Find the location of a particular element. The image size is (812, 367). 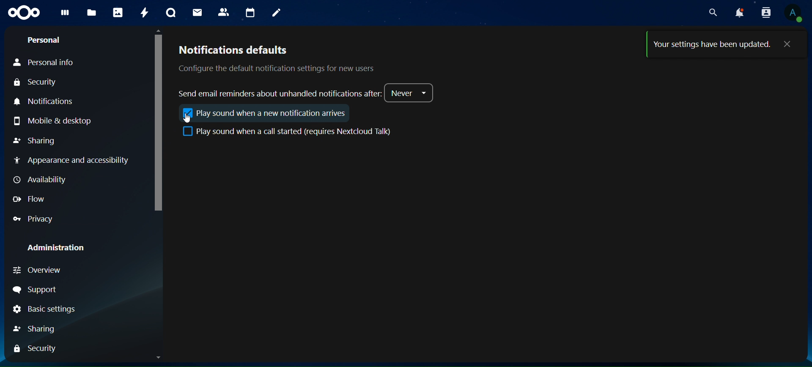

dashboard is located at coordinates (64, 15).